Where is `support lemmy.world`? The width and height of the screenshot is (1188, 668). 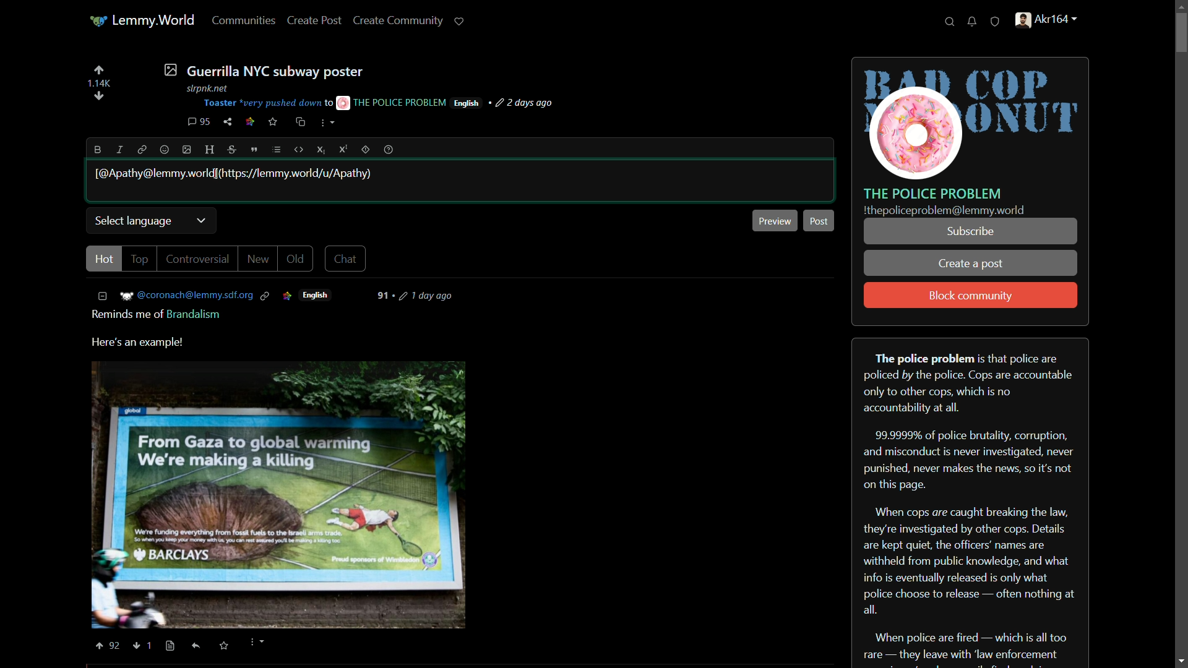 support lemmy.world is located at coordinates (460, 21).